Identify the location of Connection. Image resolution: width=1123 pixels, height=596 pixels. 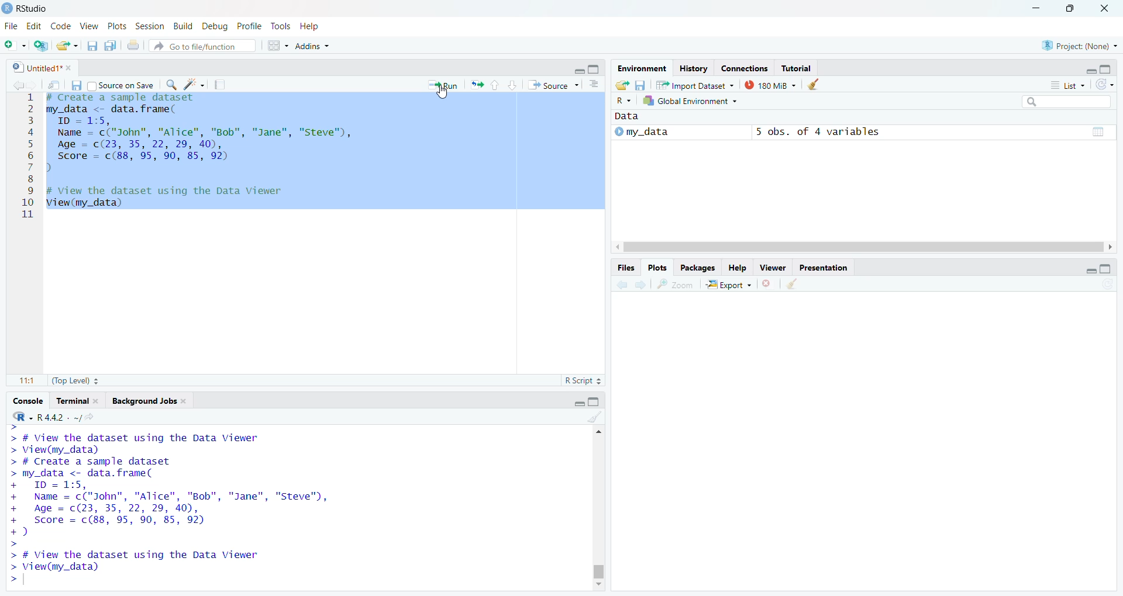
(743, 70).